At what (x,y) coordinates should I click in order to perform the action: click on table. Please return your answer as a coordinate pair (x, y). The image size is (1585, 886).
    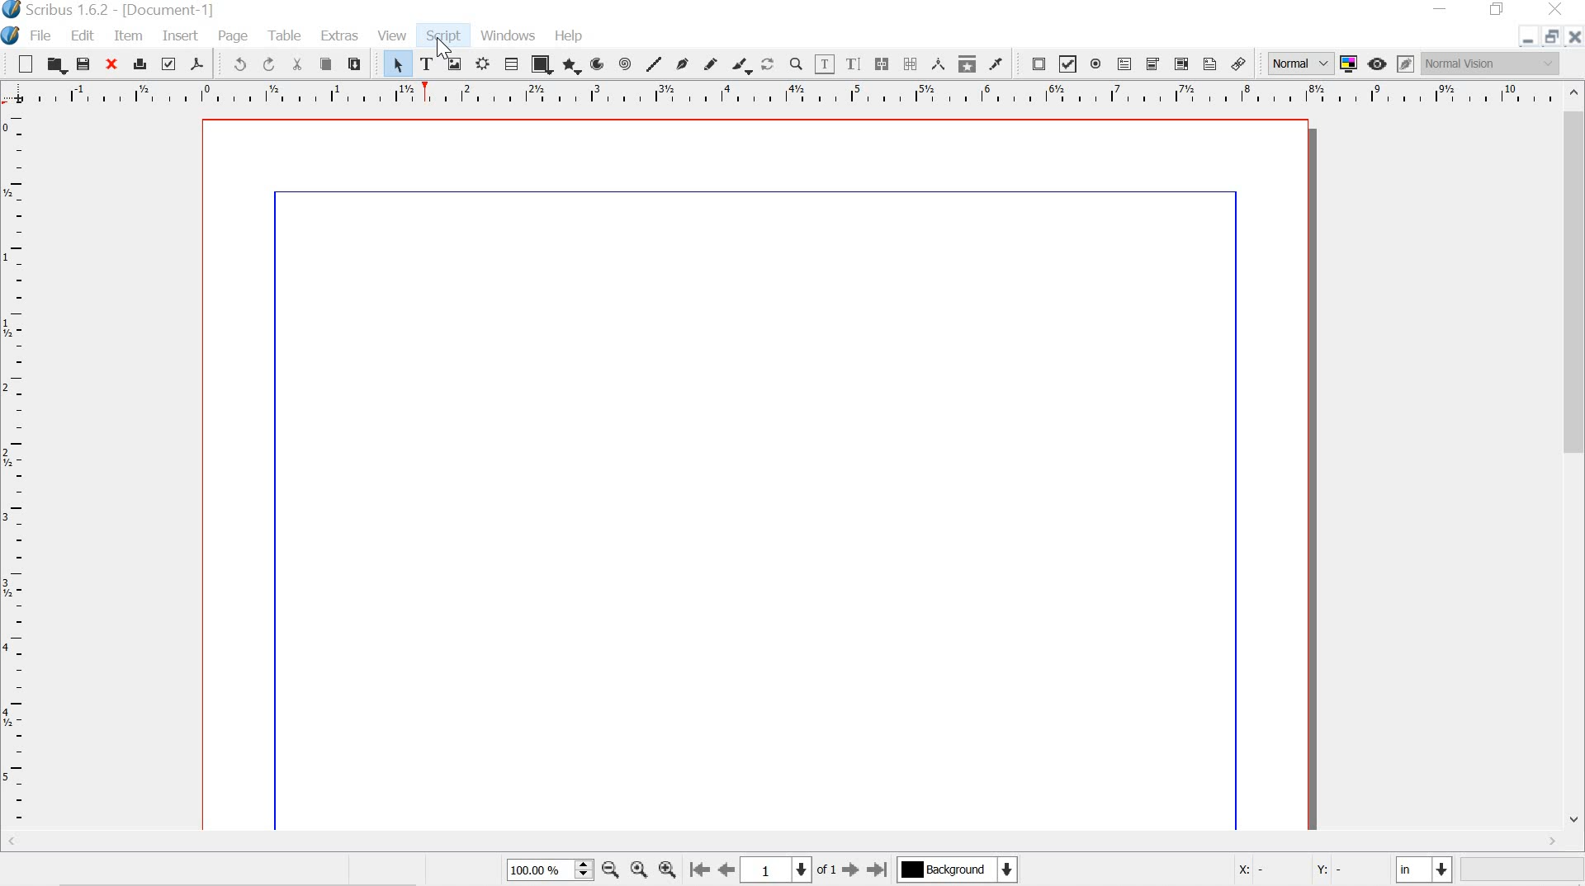
    Looking at the image, I should click on (512, 64).